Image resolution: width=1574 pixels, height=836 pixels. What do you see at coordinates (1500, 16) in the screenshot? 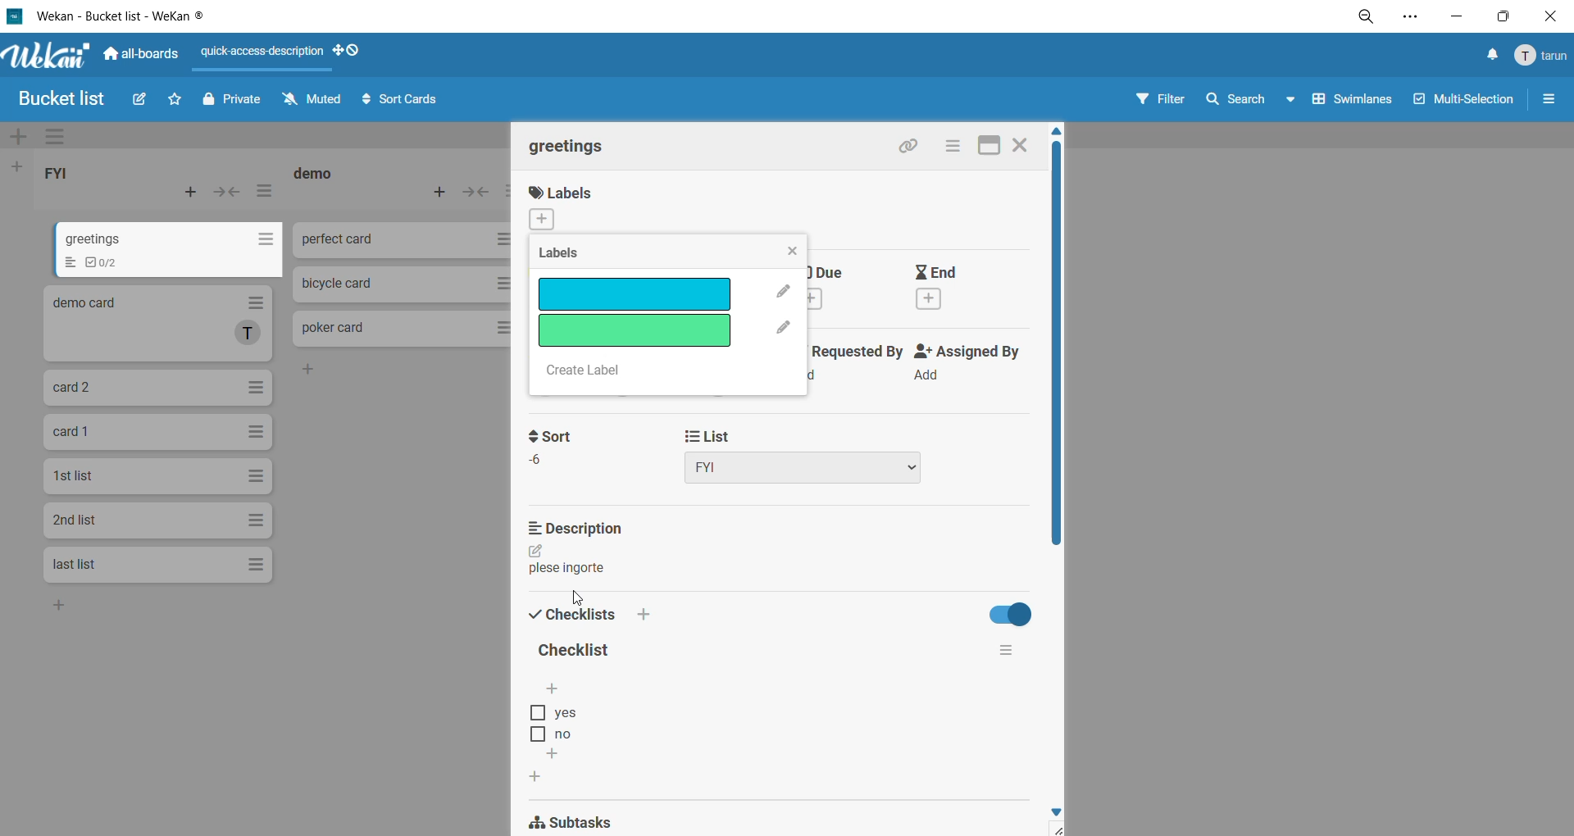
I see `maximize` at bounding box center [1500, 16].